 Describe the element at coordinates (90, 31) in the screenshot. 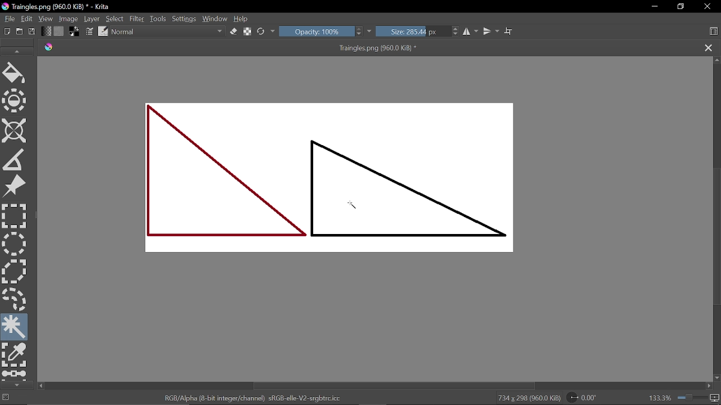

I see `Edit brush settings` at that location.